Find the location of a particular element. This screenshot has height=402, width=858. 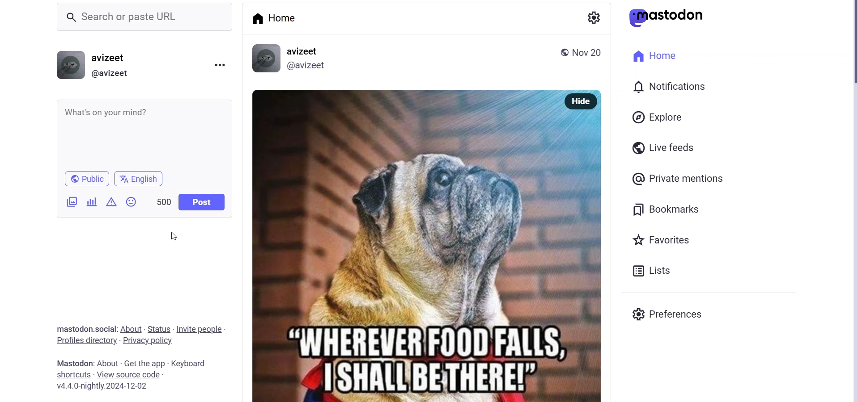

menu is located at coordinates (221, 65).